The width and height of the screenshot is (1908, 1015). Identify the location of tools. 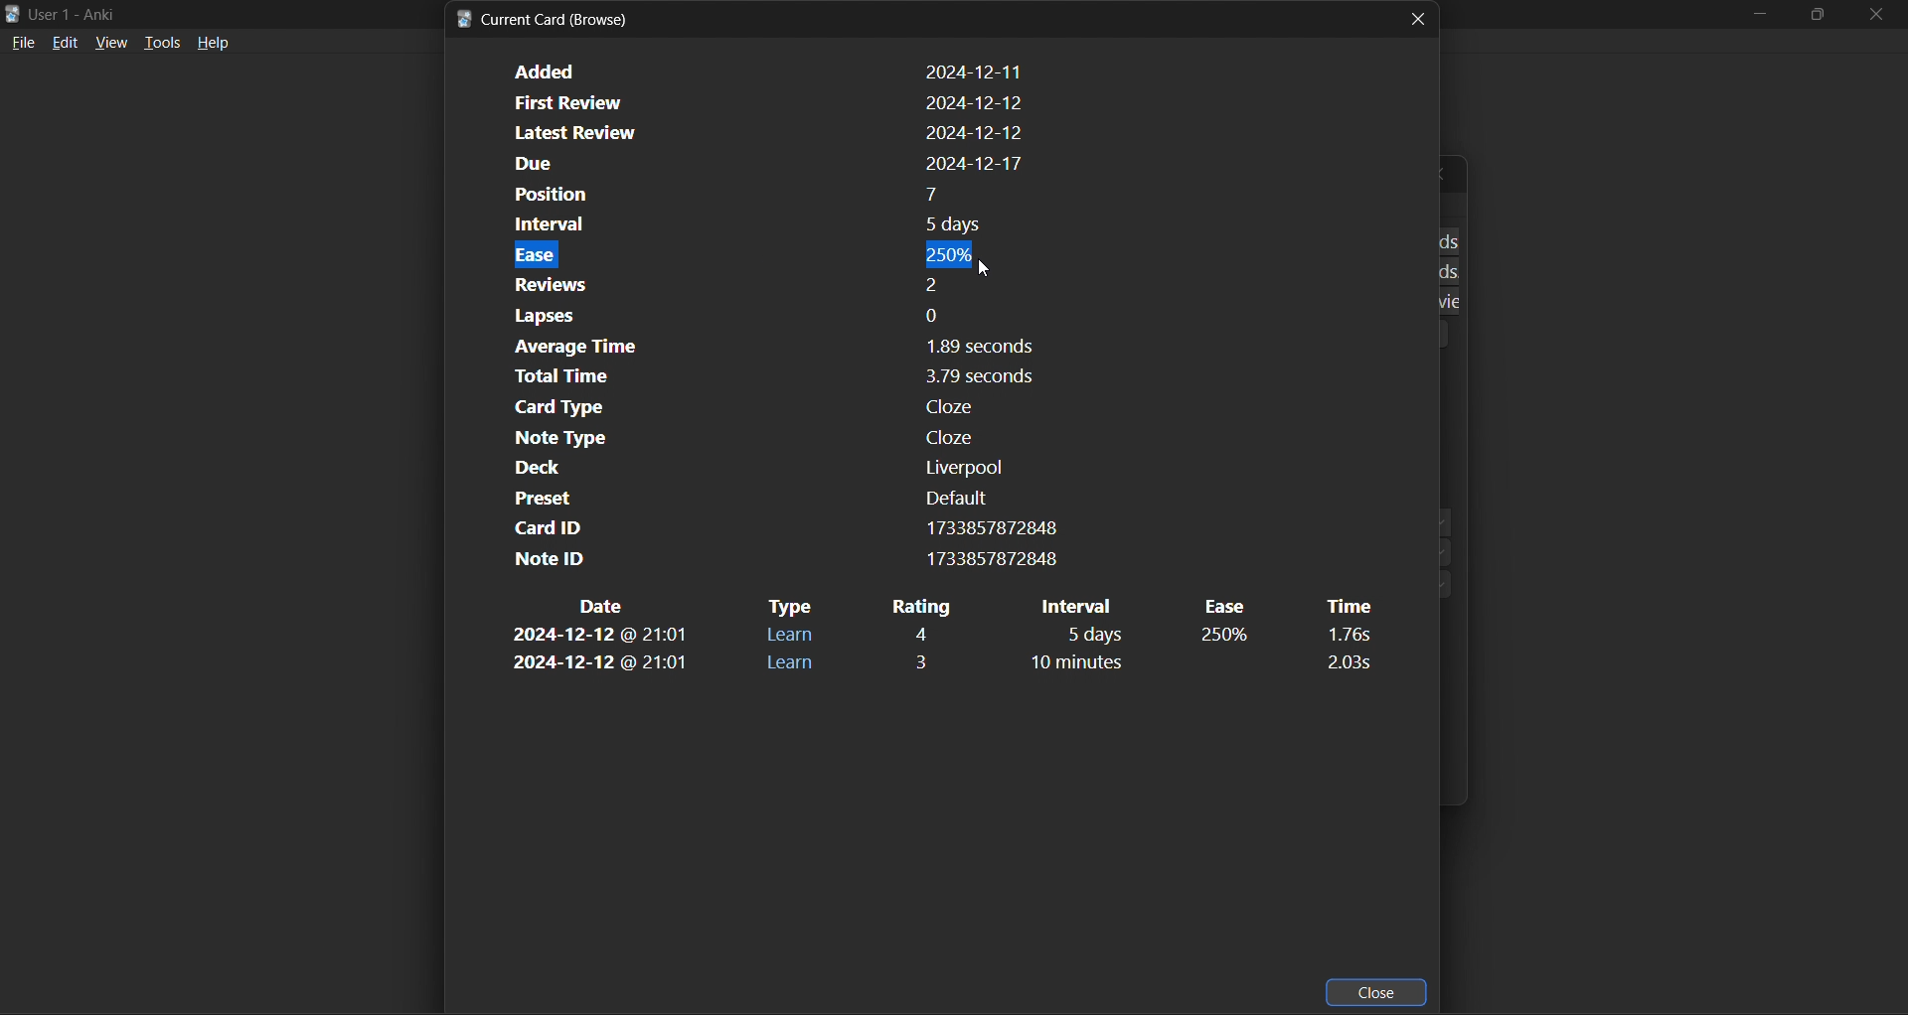
(161, 45).